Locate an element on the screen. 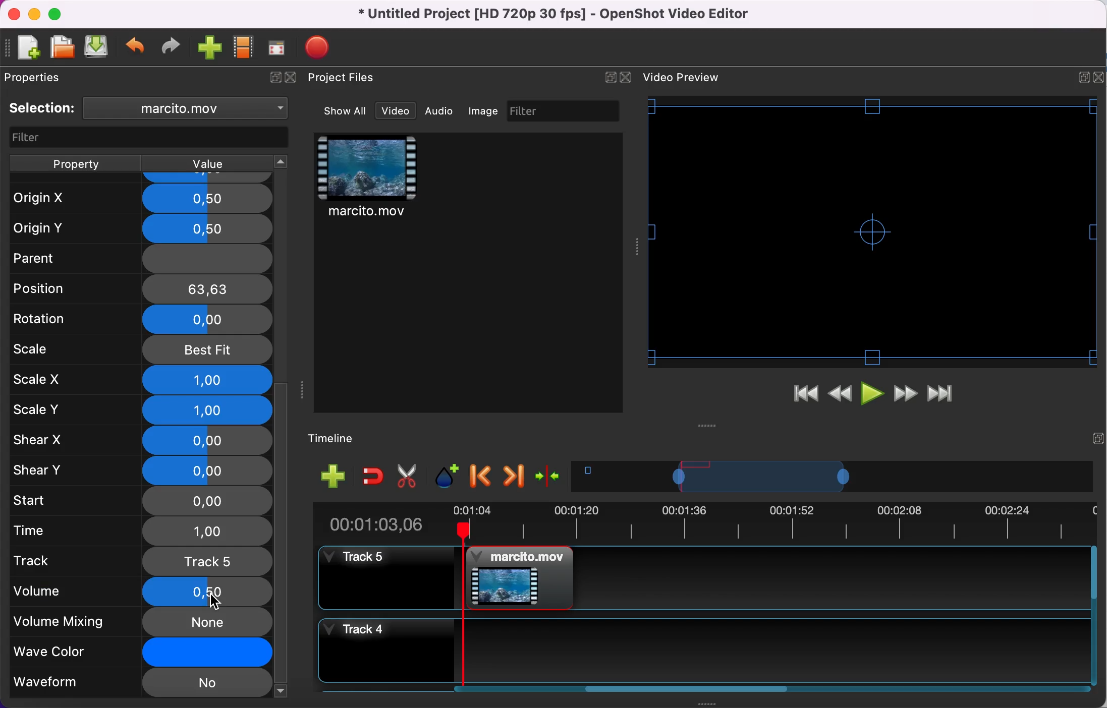  add marker is located at coordinates (449, 477).